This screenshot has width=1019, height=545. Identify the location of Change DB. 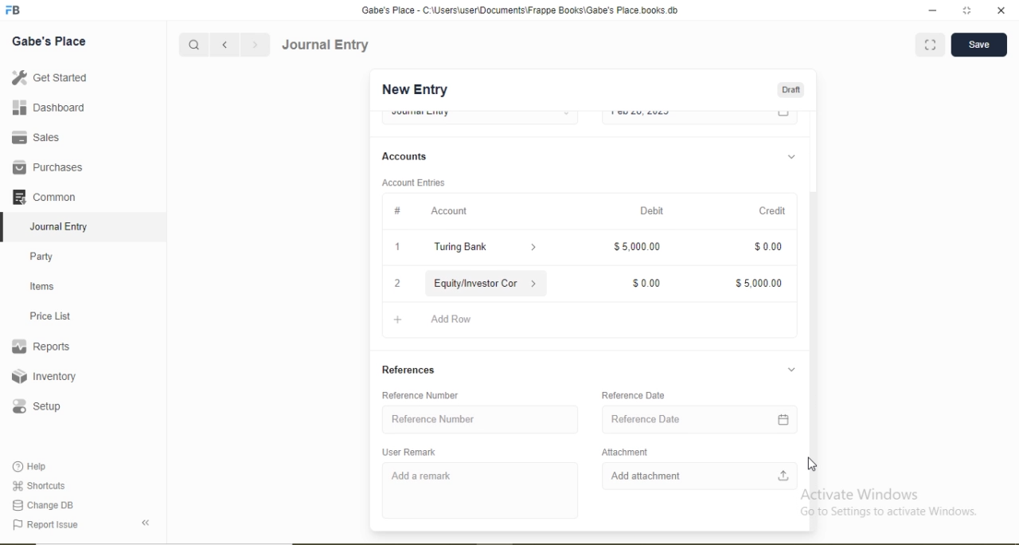
(41, 506).